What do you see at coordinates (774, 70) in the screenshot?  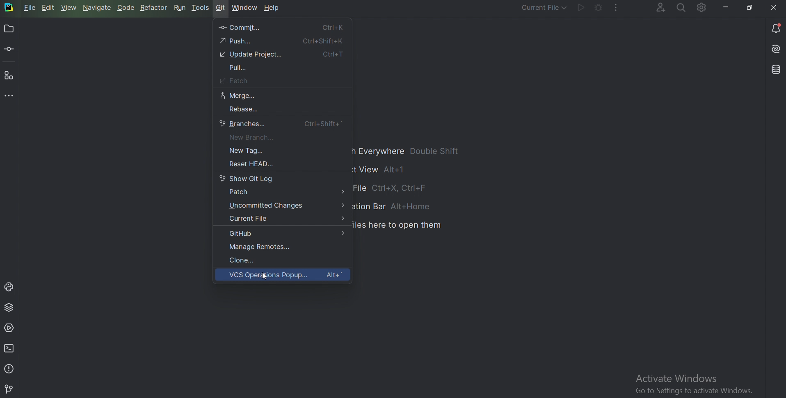 I see `Database` at bounding box center [774, 70].